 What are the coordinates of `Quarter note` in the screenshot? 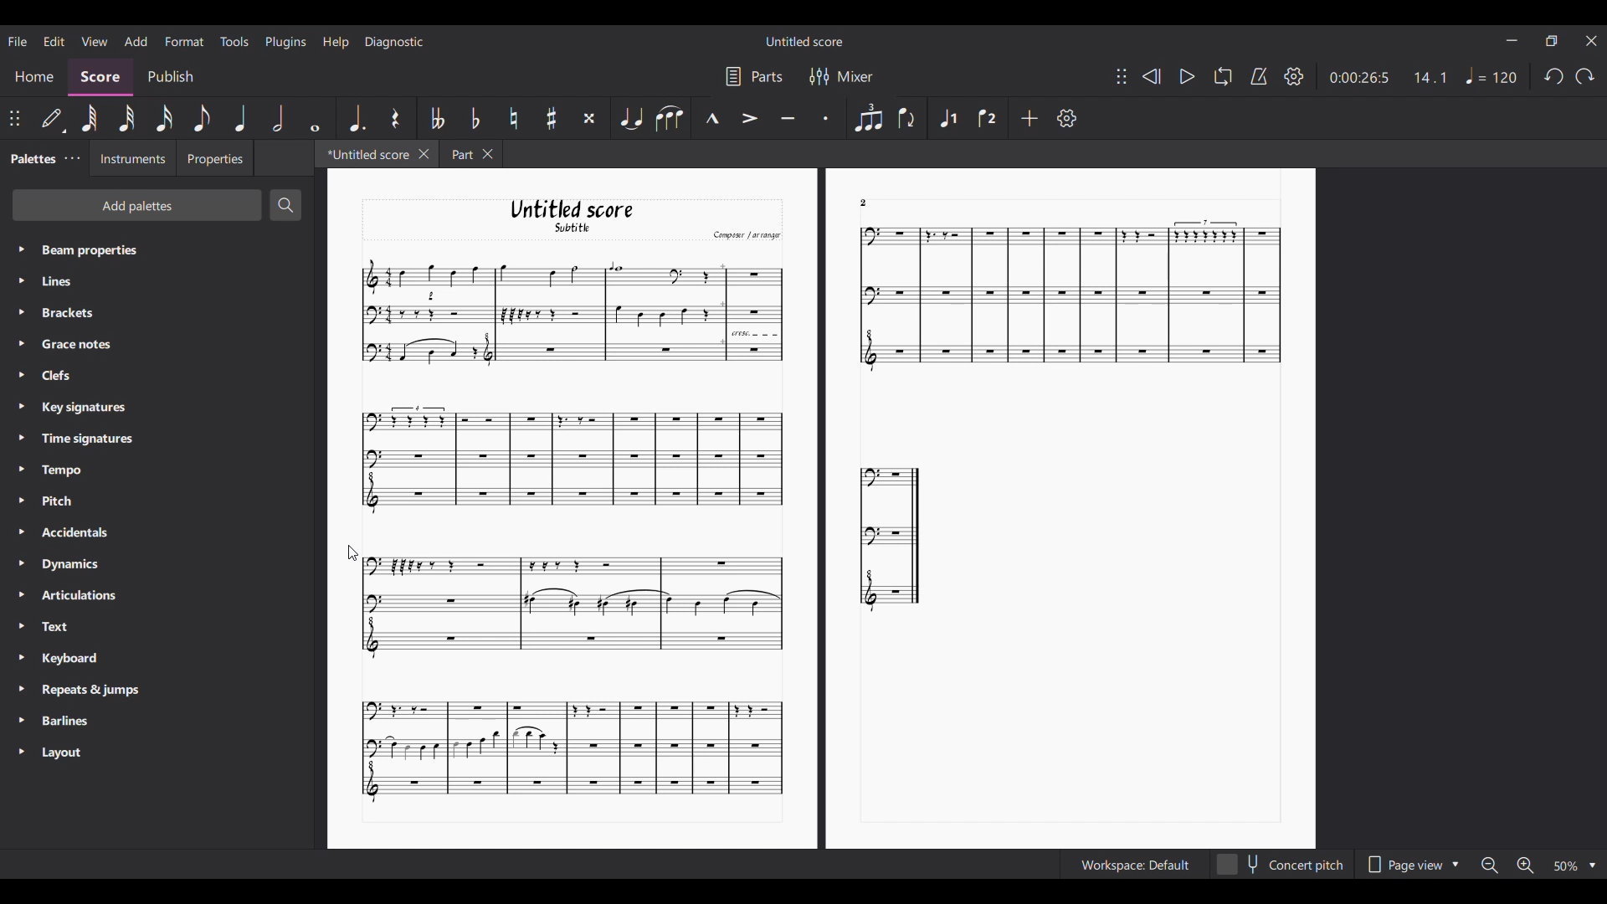 It's located at (239, 118).